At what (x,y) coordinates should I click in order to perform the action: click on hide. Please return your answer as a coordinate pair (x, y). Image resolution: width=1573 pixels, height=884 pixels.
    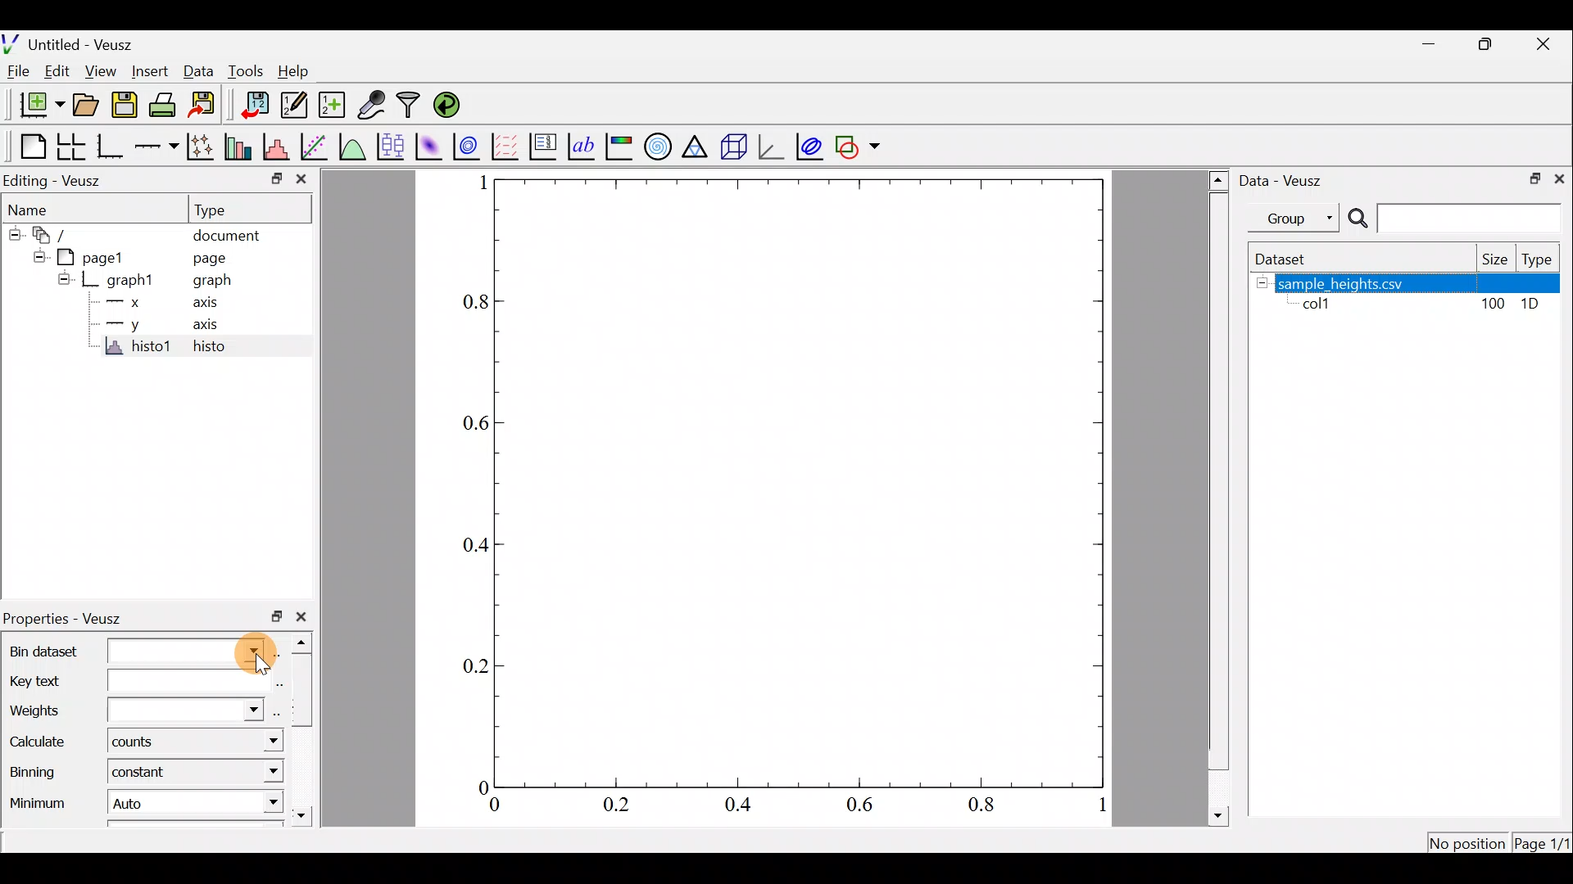
    Looking at the image, I should click on (36, 256).